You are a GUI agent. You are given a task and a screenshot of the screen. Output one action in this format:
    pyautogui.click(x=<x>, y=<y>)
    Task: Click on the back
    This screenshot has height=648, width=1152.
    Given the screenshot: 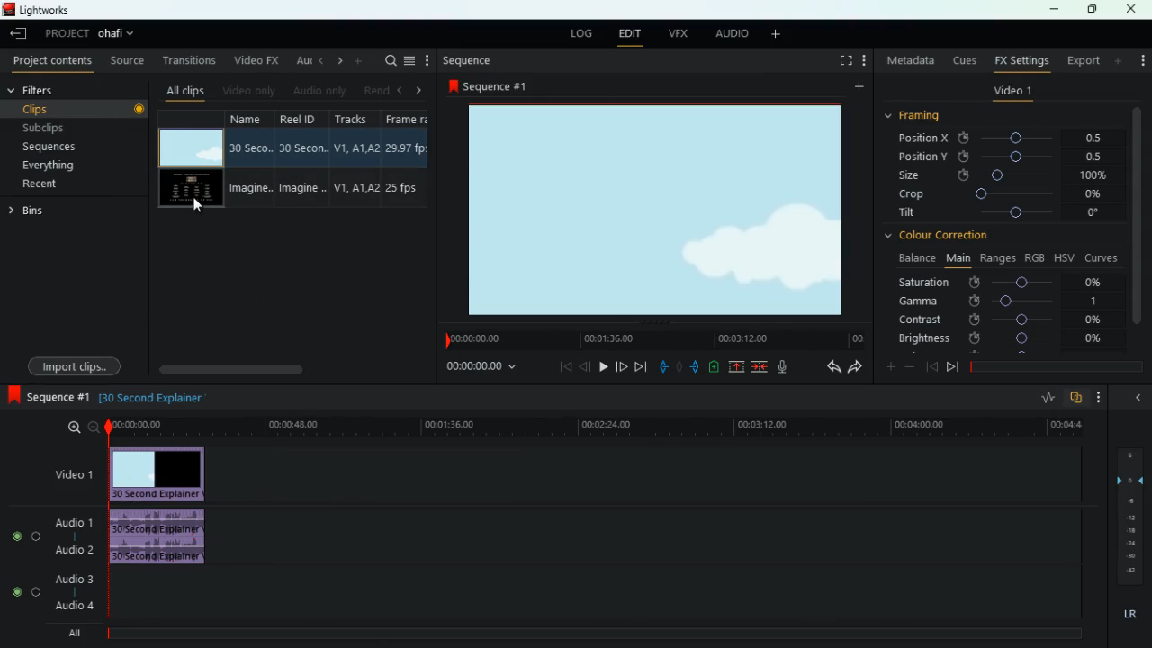 What is the action you would take?
    pyautogui.click(x=21, y=35)
    